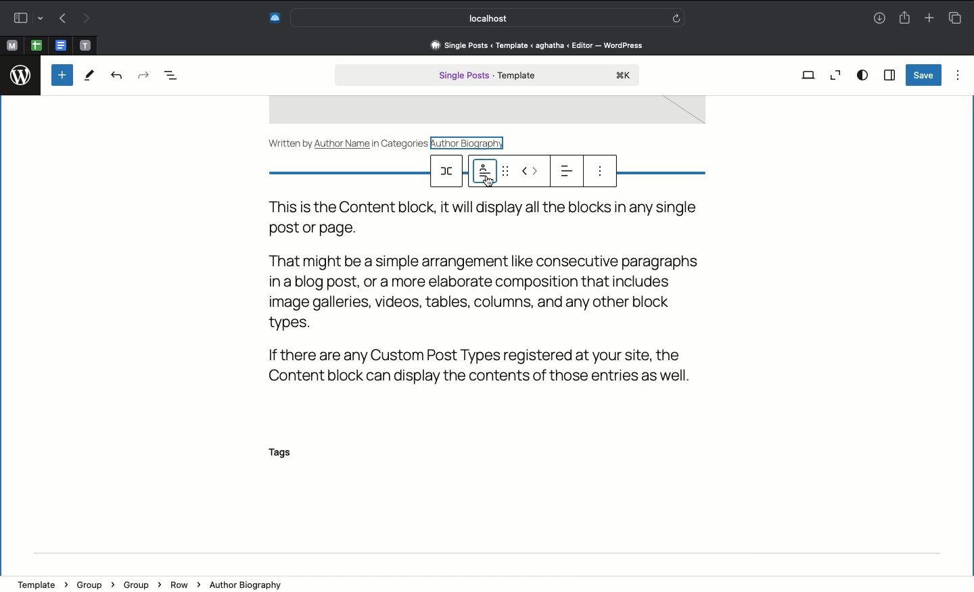 The width and height of the screenshot is (974, 592). What do you see at coordinates (600, 174) in the screenshot?
I see `Options` at bounding box center [600, 174].